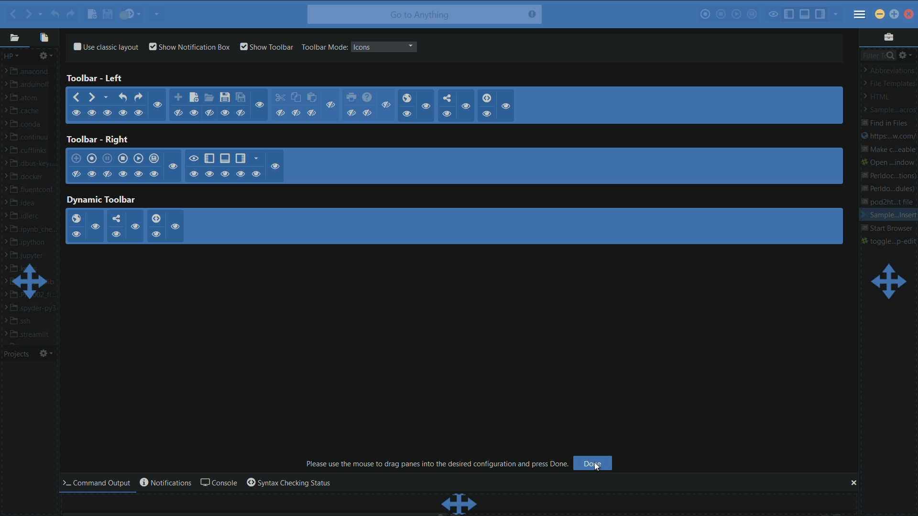 This screenshot has width=918, height=516. Describe the element at coordinates (33, 190) in the screenshot. I see `.fluentconf` at that location.